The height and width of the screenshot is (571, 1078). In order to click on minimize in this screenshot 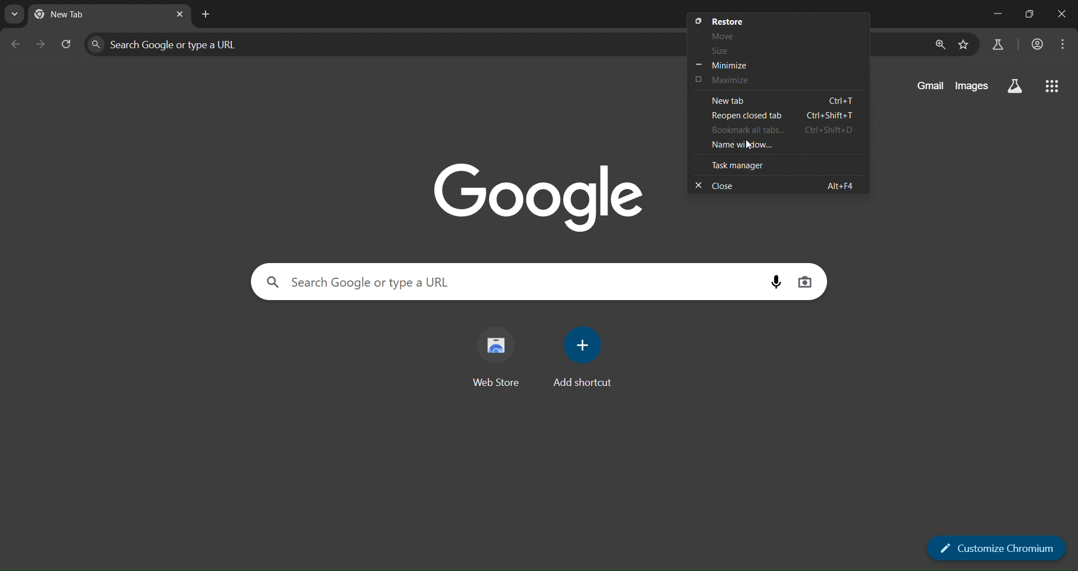, I will do `click(995, 13)`.